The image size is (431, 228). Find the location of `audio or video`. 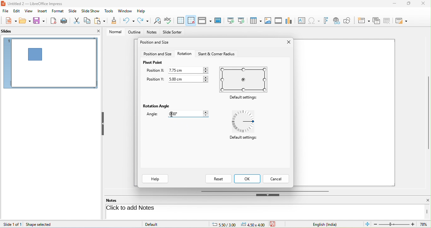

audio or video is located at coordinates (279, 21).